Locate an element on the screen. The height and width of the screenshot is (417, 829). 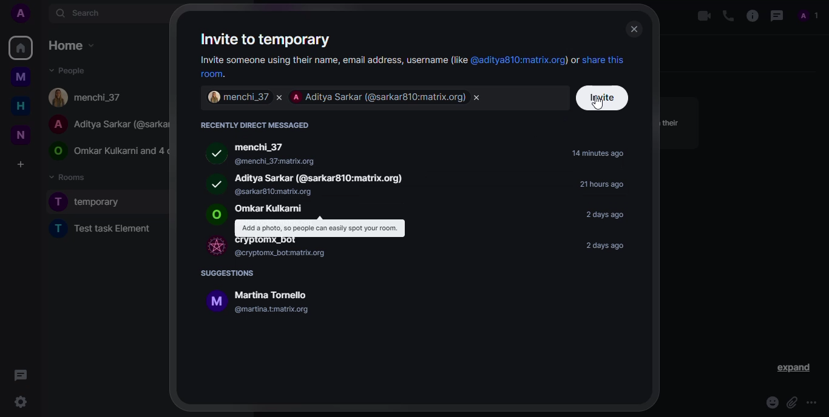
bot is located at coordinates (212, 245).